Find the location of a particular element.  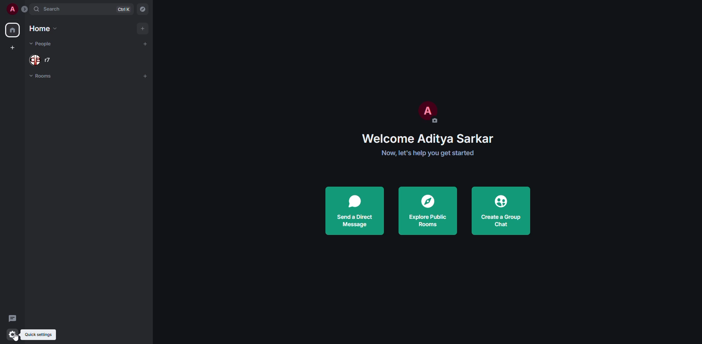

home is located at coordinates (41, 29).